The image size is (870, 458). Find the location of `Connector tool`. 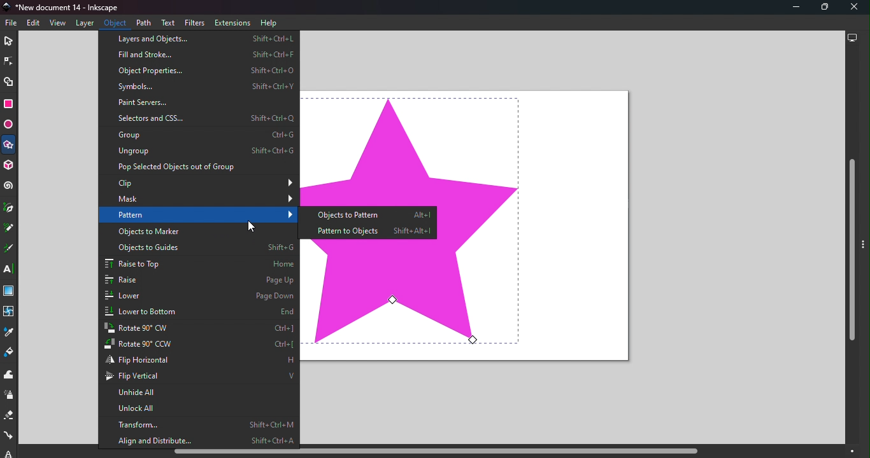

Connector tool is located at coordinates (8, 437).